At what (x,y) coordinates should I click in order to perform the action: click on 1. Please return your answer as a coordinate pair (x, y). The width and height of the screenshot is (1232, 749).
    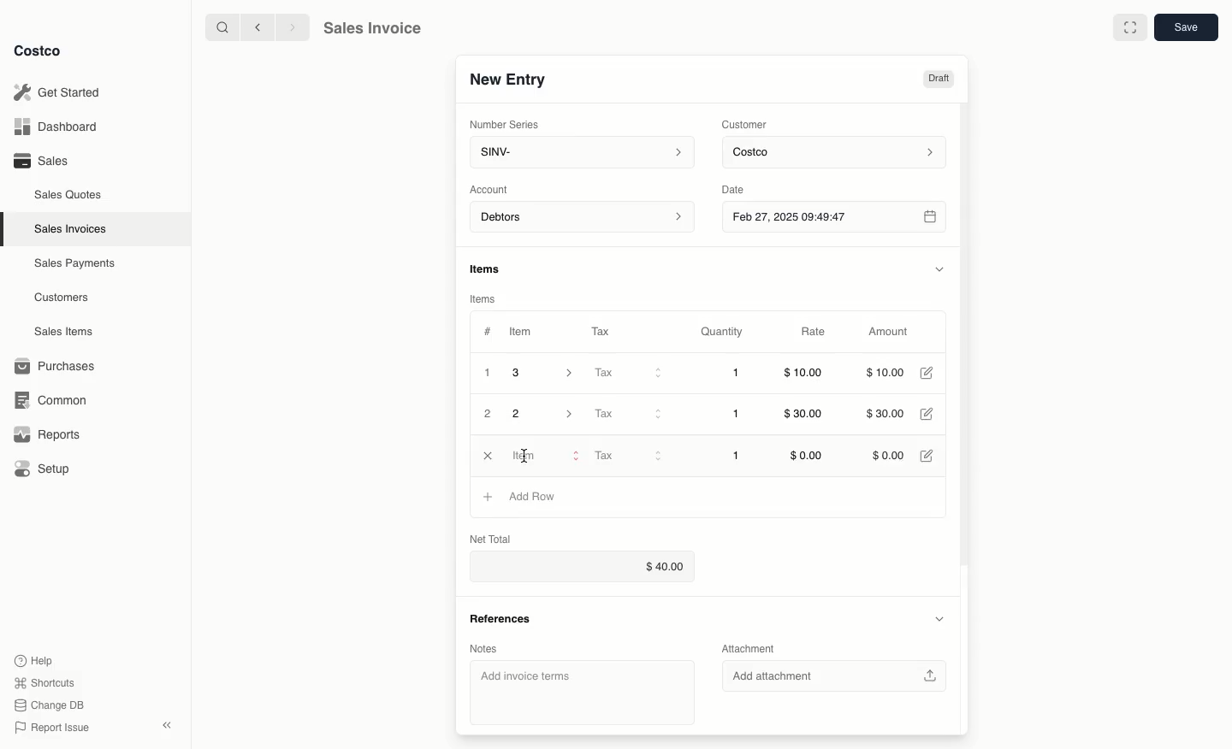
    Looking at the image, I should click on (488, 373).